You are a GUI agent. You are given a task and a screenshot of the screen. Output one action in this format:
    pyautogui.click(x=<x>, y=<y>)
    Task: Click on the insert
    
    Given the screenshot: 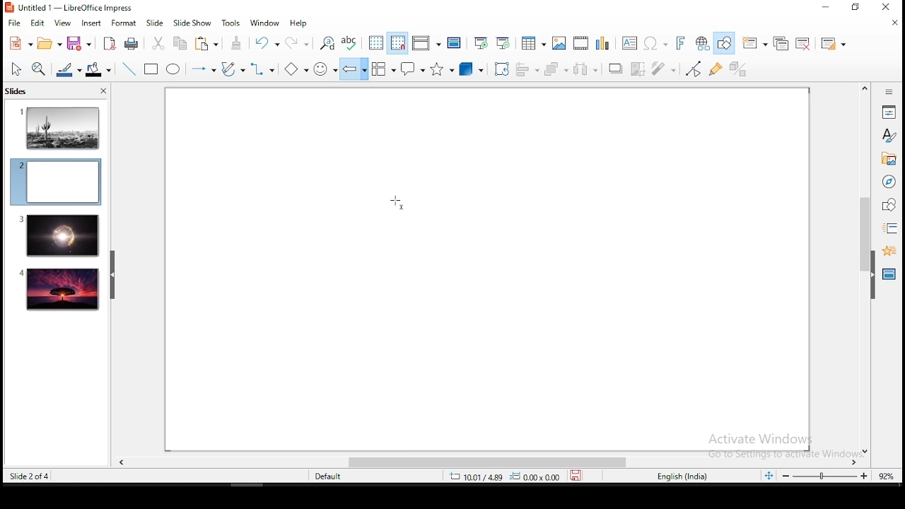 What is the action you would take?
    pyautogui.click(x=90, y=23)
    